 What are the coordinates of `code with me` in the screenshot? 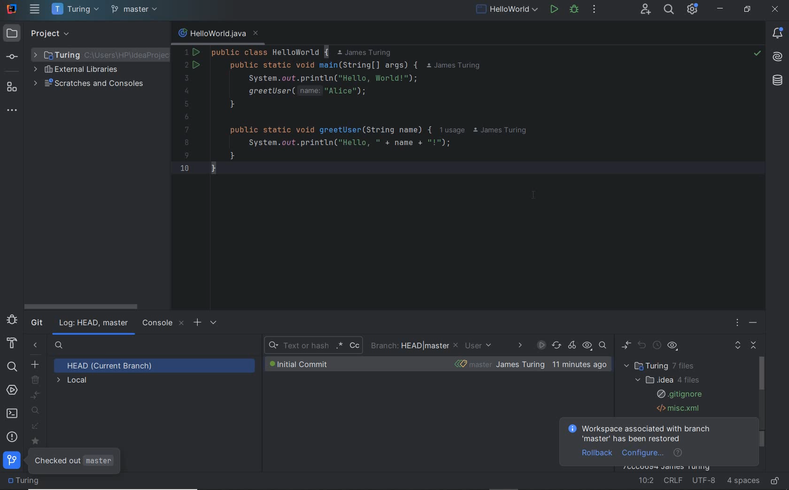 It's located at (647, 10).